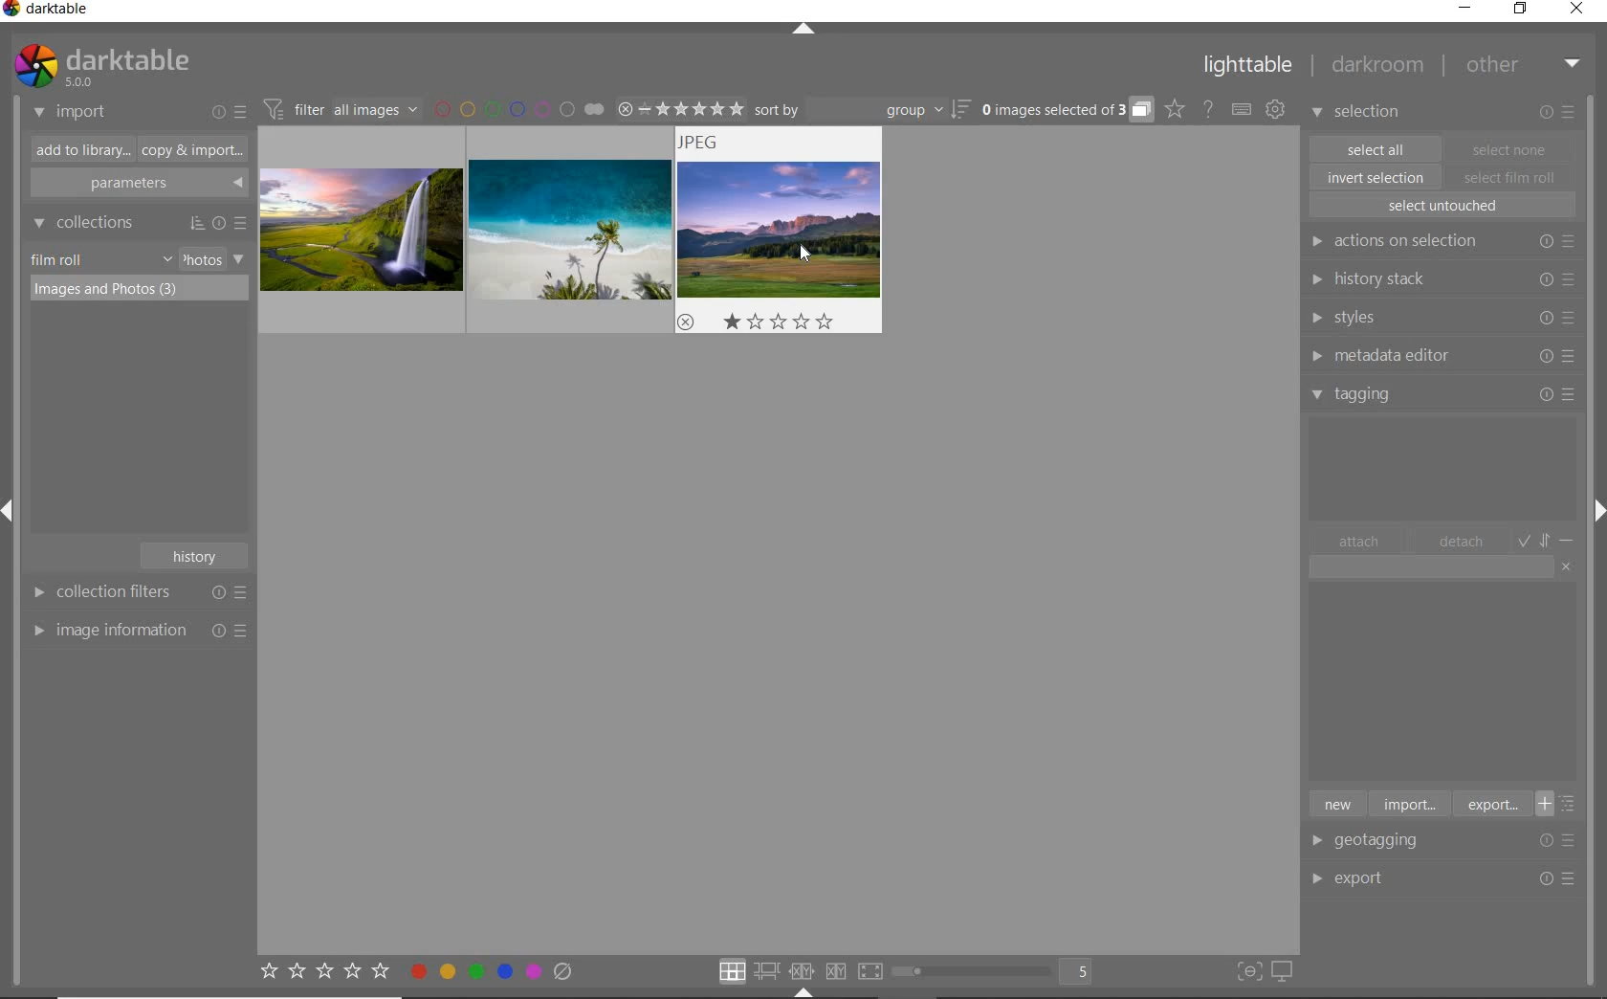  I want to click on selection, so click(1358, 114).